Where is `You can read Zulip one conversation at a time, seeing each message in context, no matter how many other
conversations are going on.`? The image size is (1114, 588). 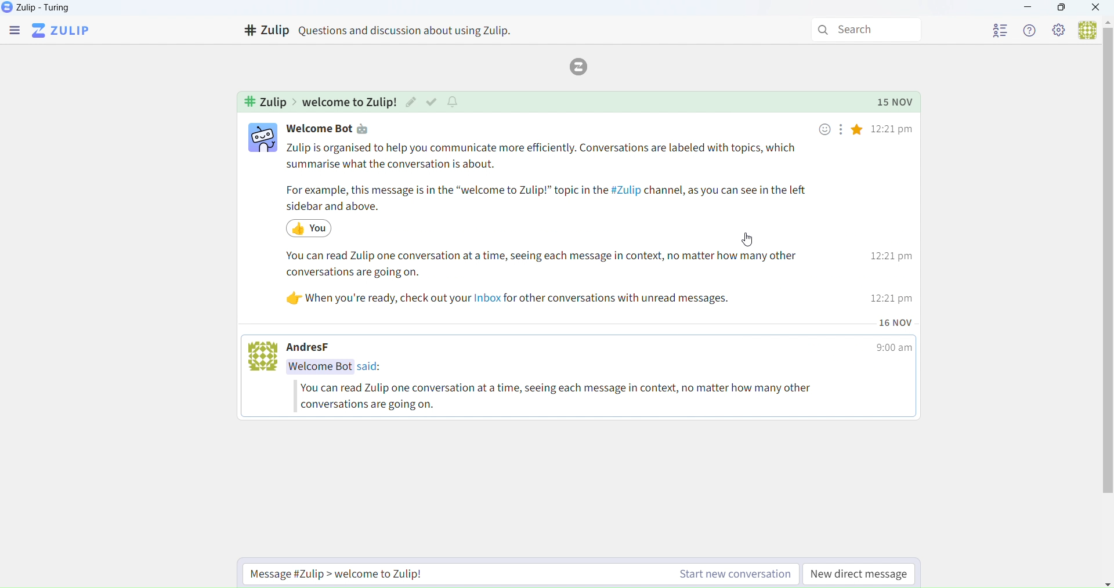 You can read Zulip one conversation at a time, seeing each message in context, no matter how many other
conversations are going on. is located at coordinates (565, 396).